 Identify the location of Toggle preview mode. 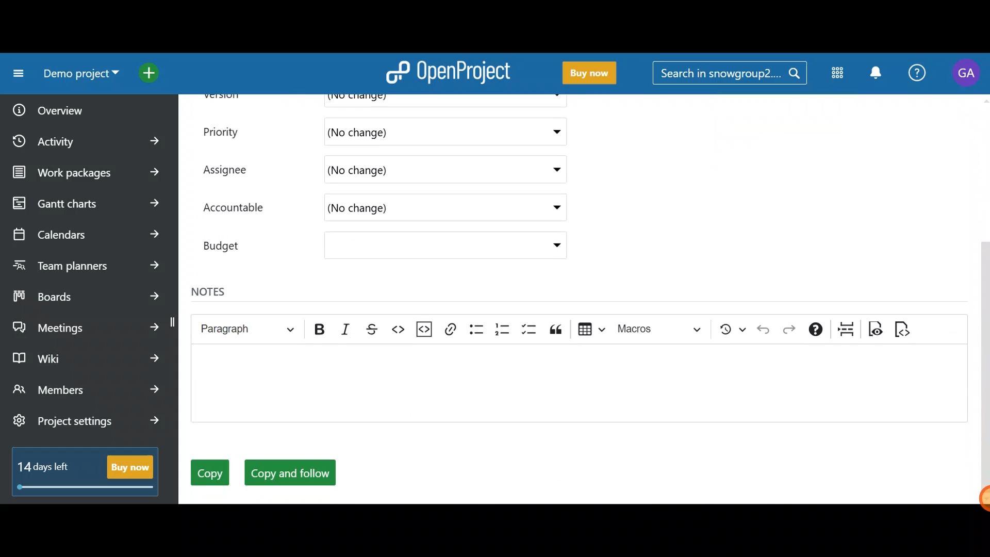
(875, 331).